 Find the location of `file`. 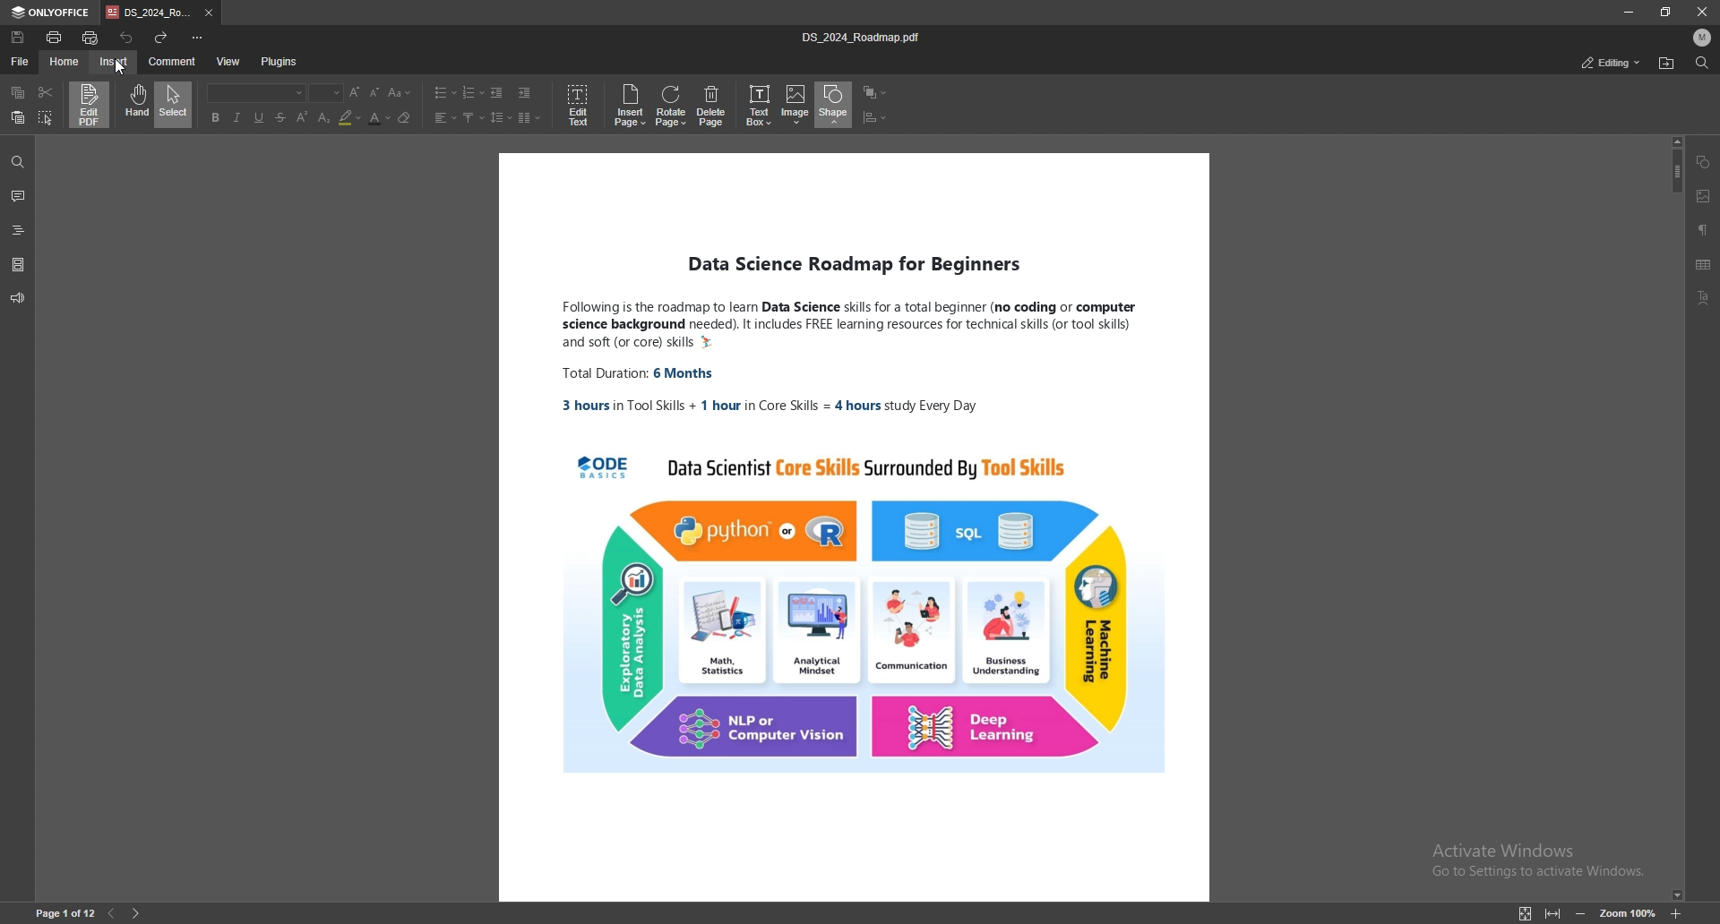

file is located at coordinates (21, 60).